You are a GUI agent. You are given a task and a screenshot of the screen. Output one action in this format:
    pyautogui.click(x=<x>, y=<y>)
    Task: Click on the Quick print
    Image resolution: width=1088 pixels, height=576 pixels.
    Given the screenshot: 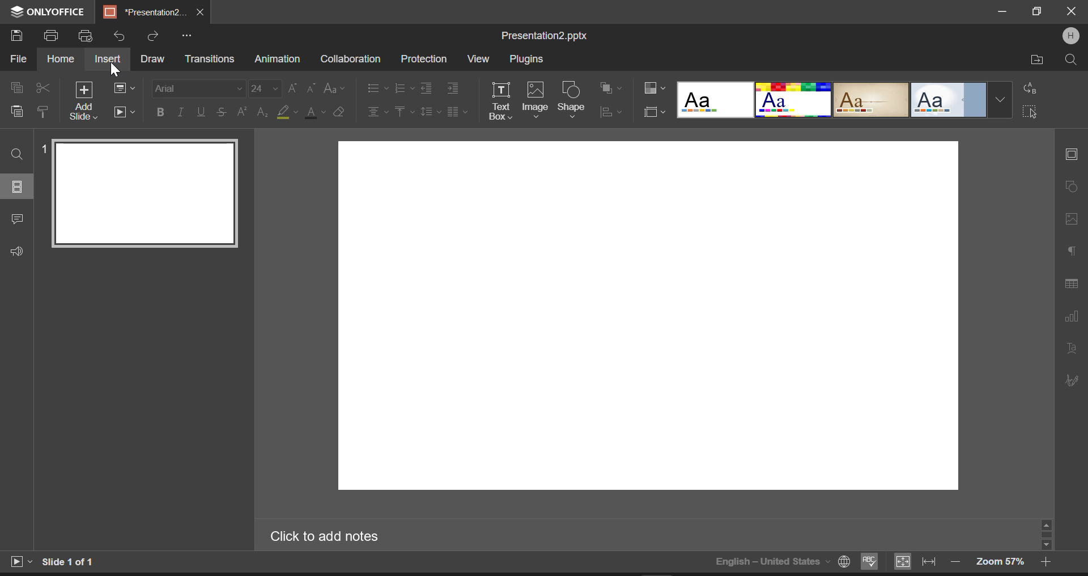 What is the action you would take?
    pyautogui.click(x=86, y=37)
    